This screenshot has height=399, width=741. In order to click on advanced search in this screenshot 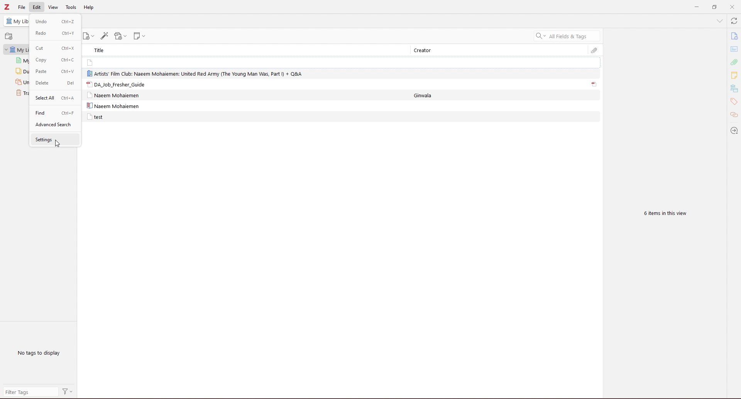, I will do `click(55, 125)`.